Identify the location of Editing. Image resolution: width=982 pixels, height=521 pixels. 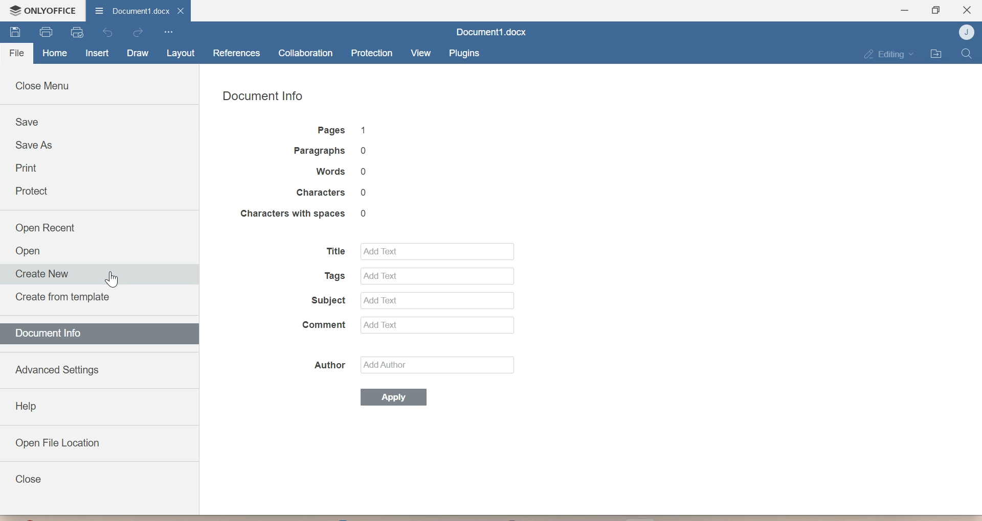
(888, 54).